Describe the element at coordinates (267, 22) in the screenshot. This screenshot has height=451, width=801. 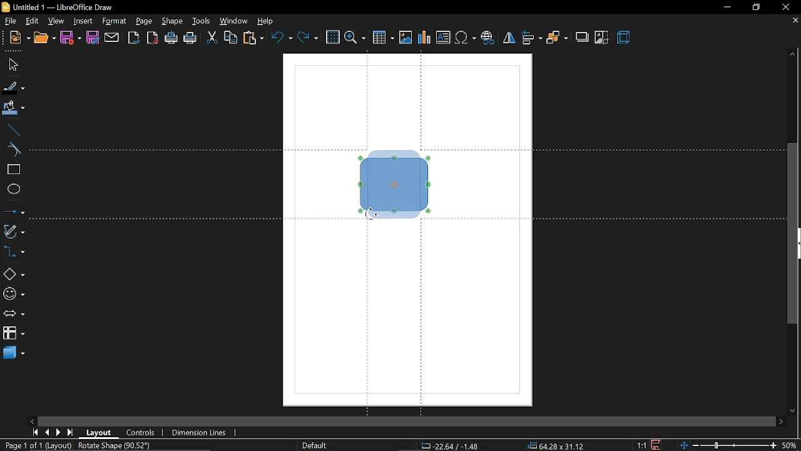
I see `help` at that location.